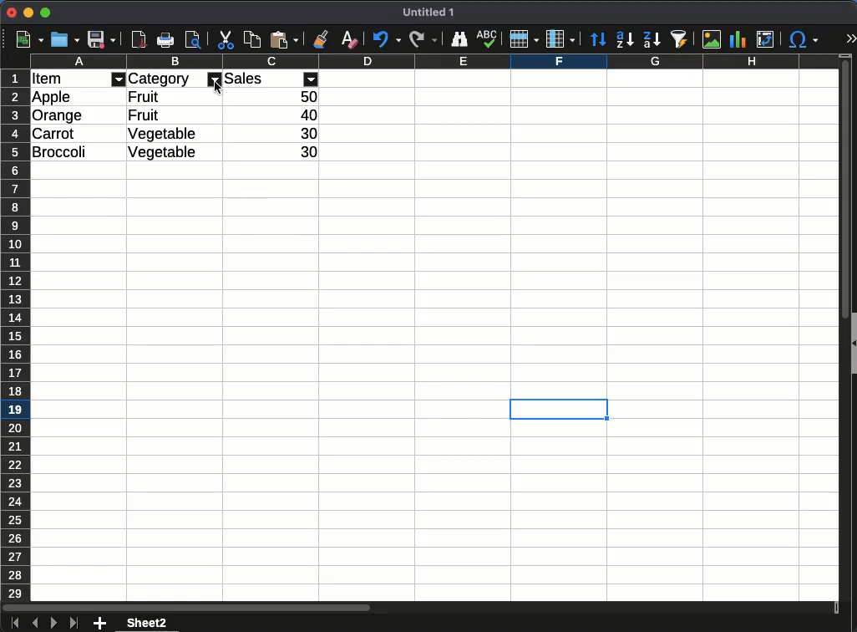  Describe the element at coordinates (559, 410) in the screenshot. I see `cell selection` at that location.